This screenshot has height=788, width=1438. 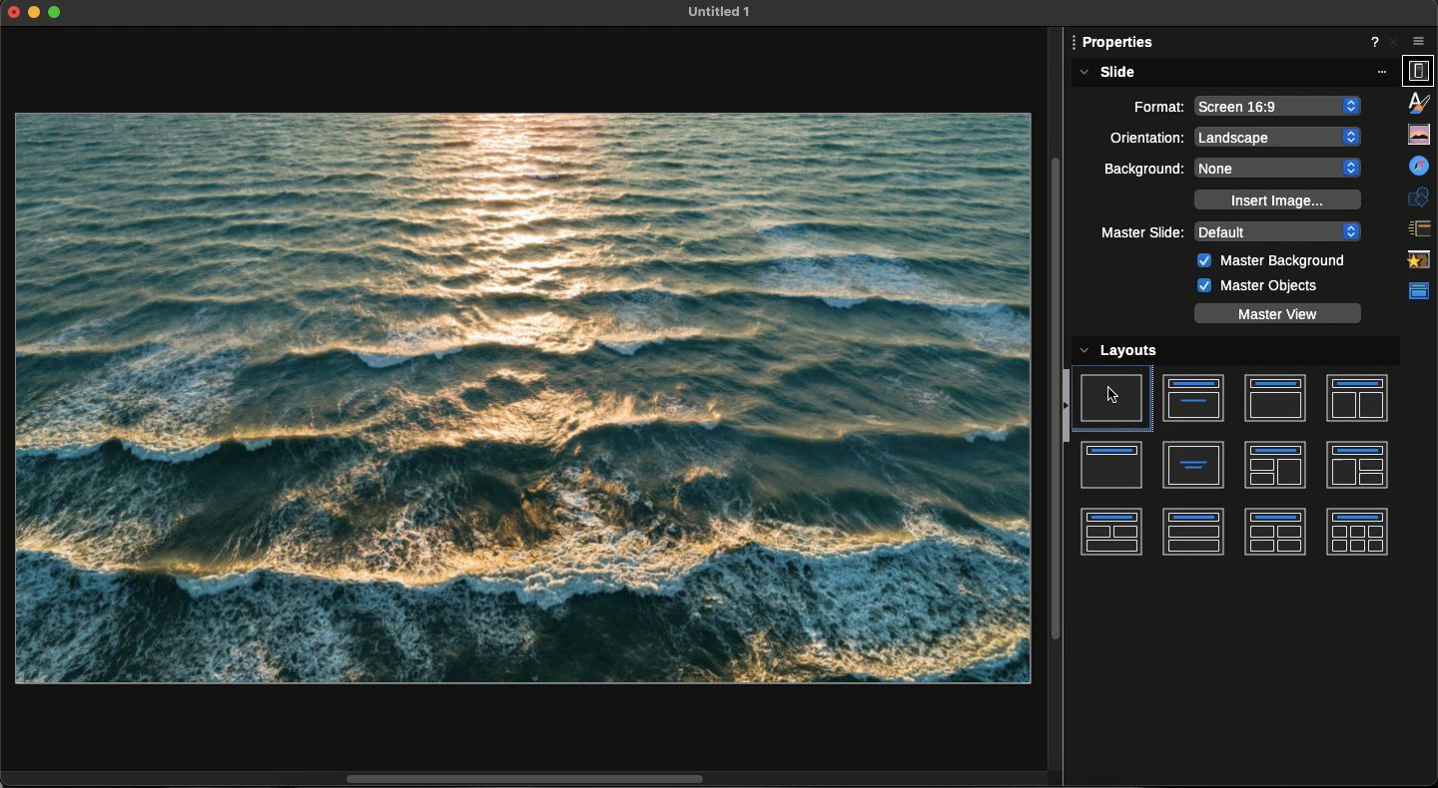 What do you see at coordinates (1057, 390) in the screenshot?
I see `Scrollbar` at bounding box center [1057, 390].